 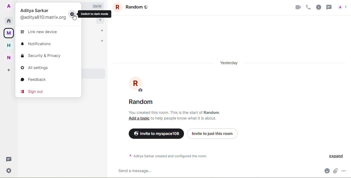 What do you see at coordinates (307, 7) in the screenshot?
I see `voice call` at bounding box center [307, 7].